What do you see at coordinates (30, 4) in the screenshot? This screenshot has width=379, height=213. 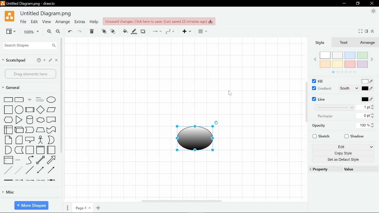 I see `Window name - Untitled Diagram.png - draw.io` at bounding box center [30, 4].